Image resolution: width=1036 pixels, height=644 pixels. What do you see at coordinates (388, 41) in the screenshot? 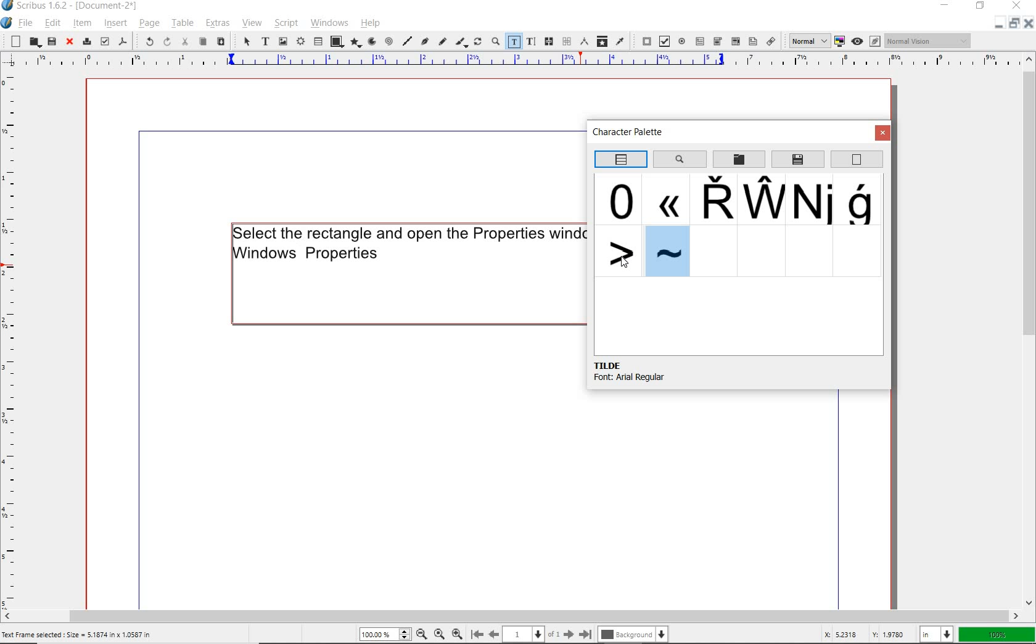
I see `spiral` at bounding box center [388, 41].